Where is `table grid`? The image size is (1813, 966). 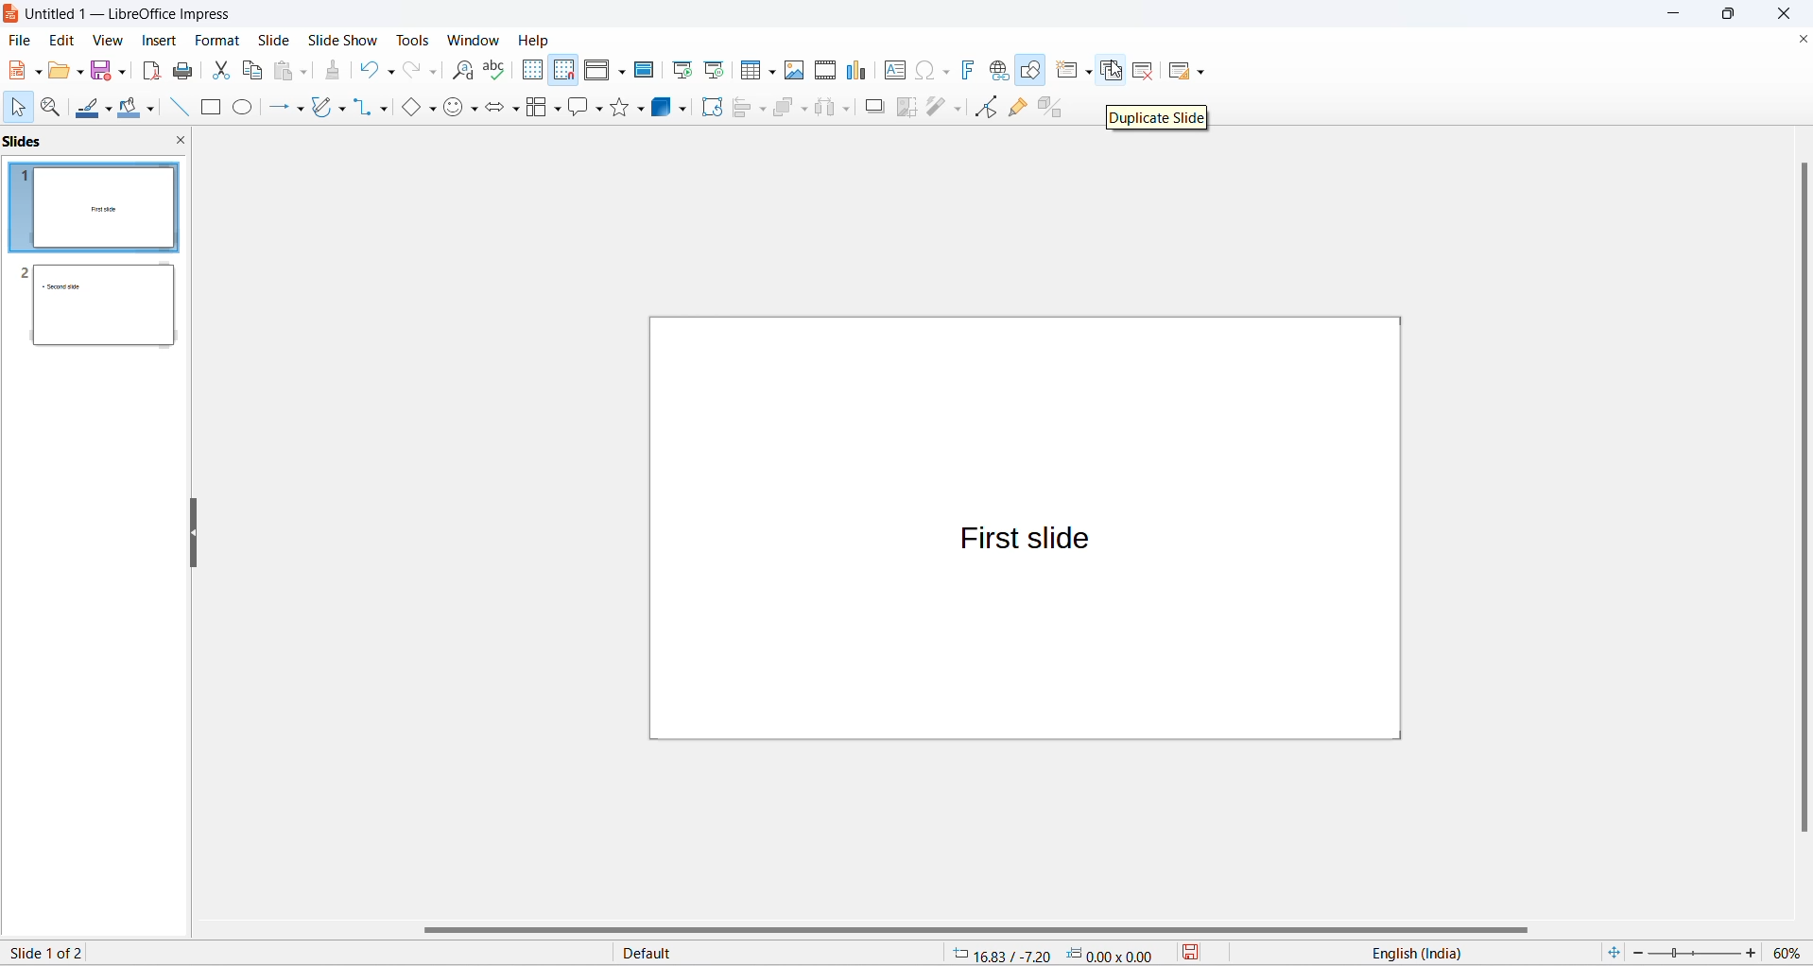 table grid is located at coordinates (771, 75).